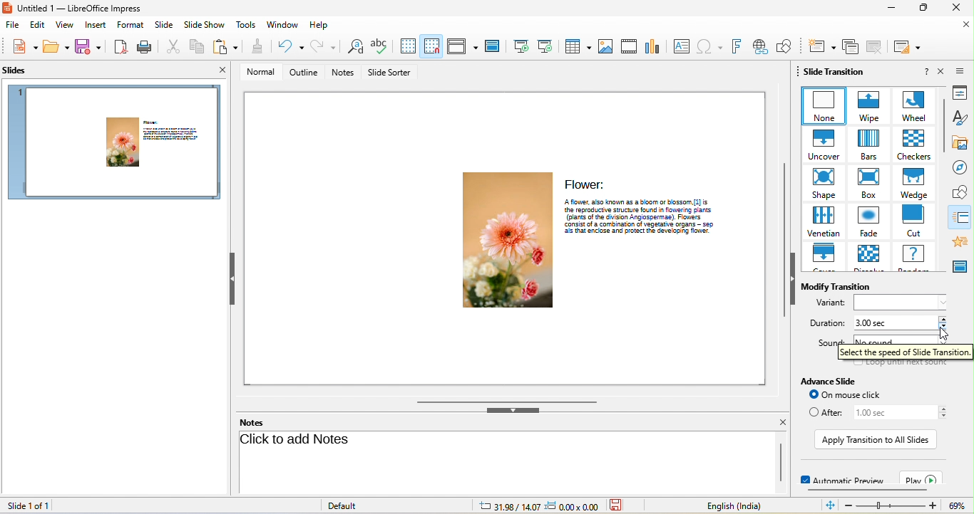 This screenshot has width=974, height=514. What do you see at coordinates (646, 209) in the screenshot?
I see `the reproductive structure found n flowenng plants` at bounding box center [646, 209].